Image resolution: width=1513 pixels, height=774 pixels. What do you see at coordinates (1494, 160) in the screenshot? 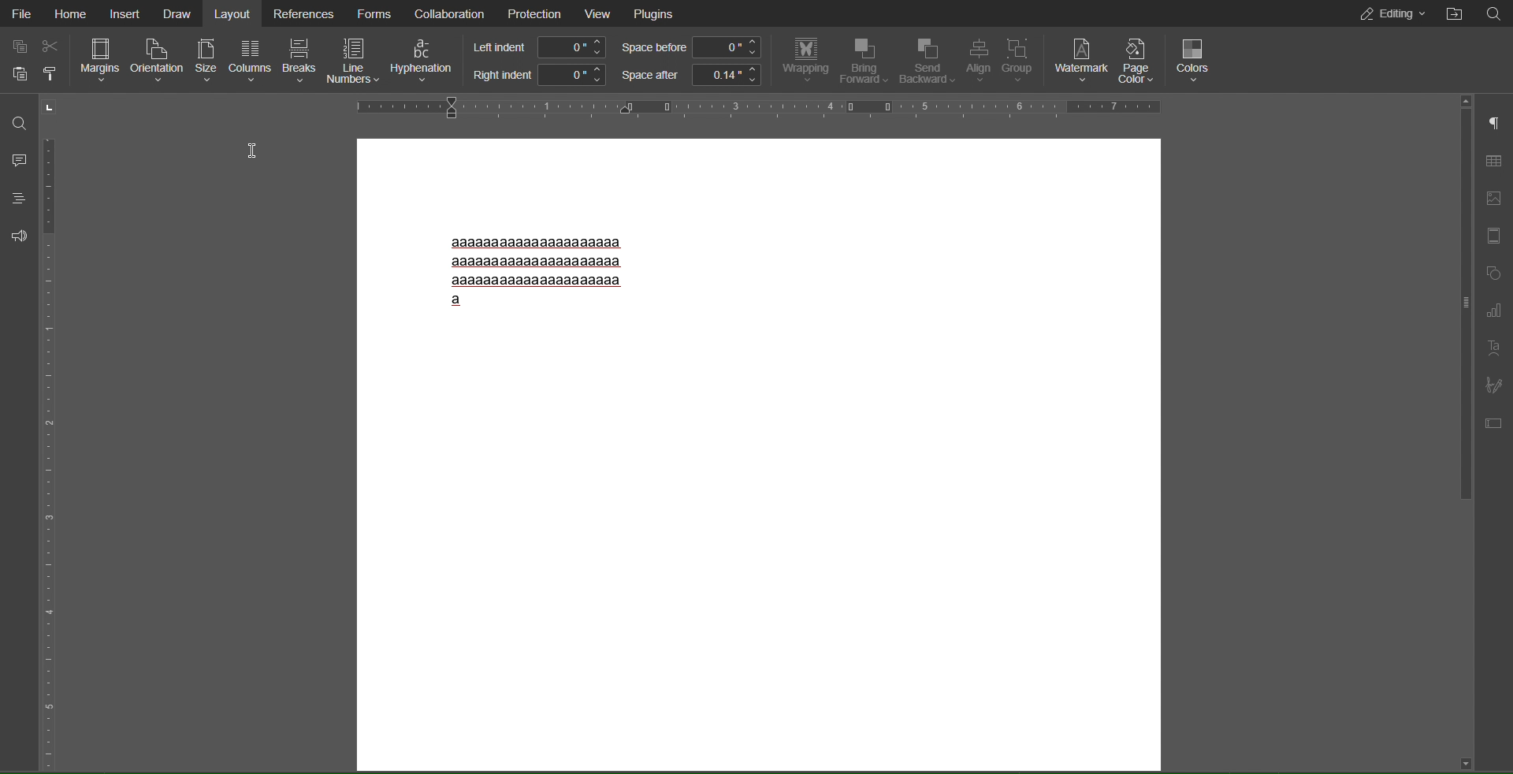
I see `Table Settings` at bounding box center [1494, 160].